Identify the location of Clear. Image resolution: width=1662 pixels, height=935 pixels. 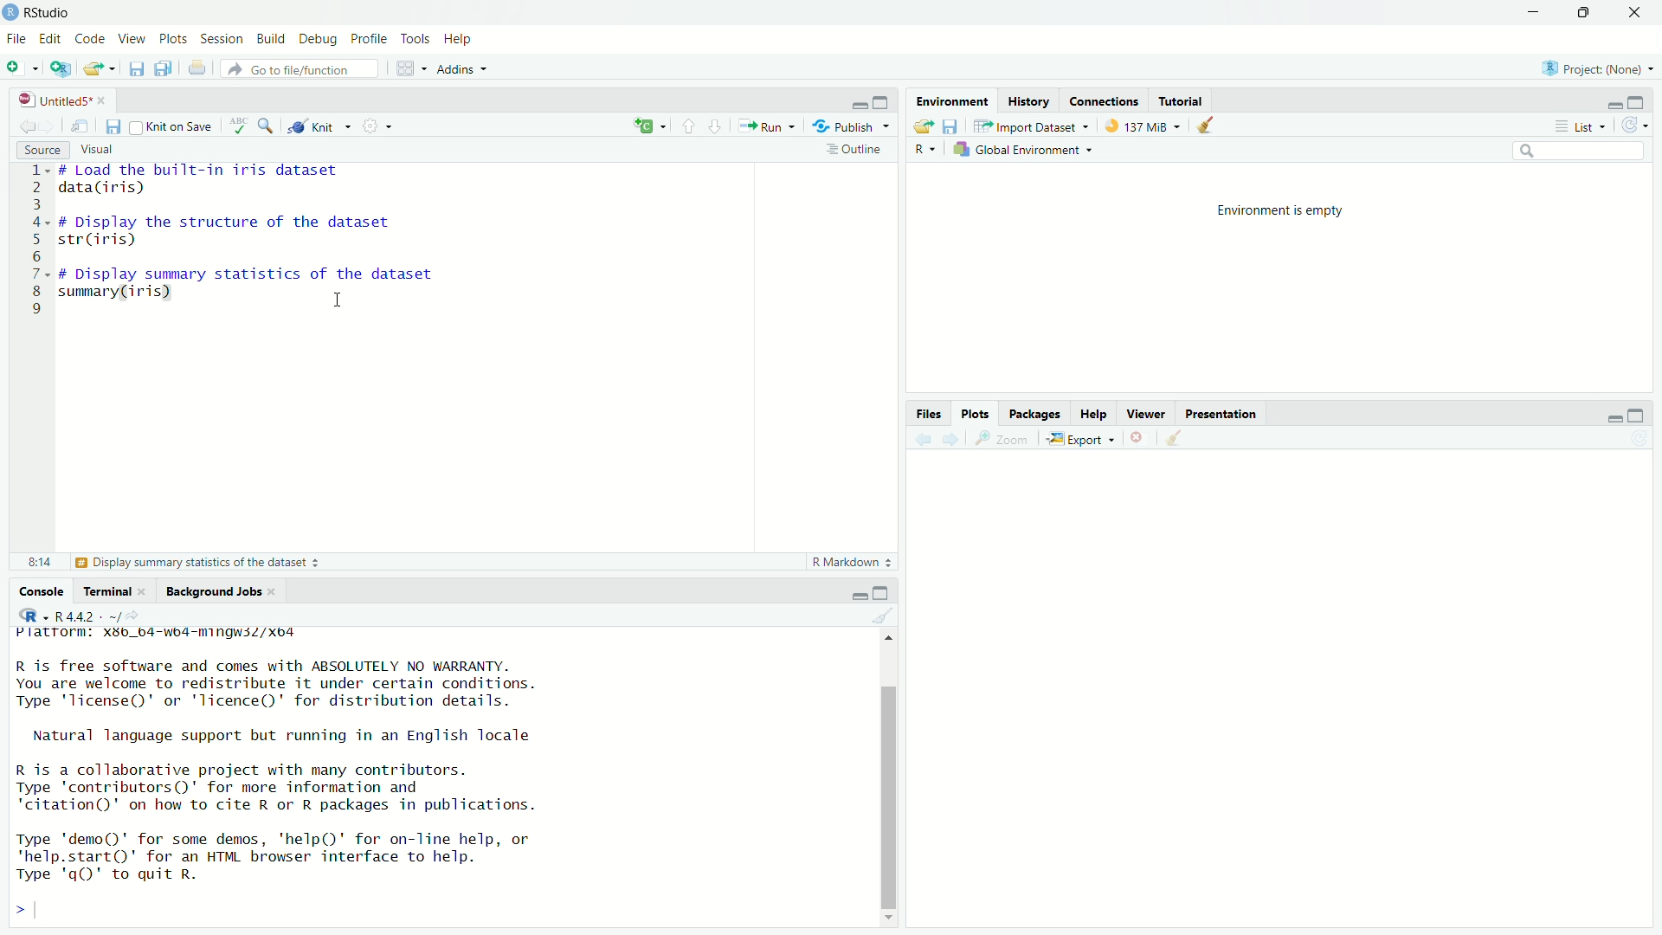
(1208, 126).